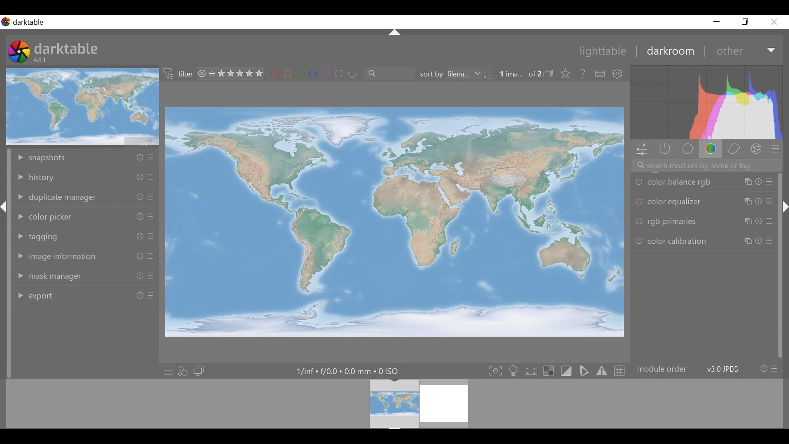 The width and height of the screenshot is (789, 444). I want to click on color, so click(711, 149).